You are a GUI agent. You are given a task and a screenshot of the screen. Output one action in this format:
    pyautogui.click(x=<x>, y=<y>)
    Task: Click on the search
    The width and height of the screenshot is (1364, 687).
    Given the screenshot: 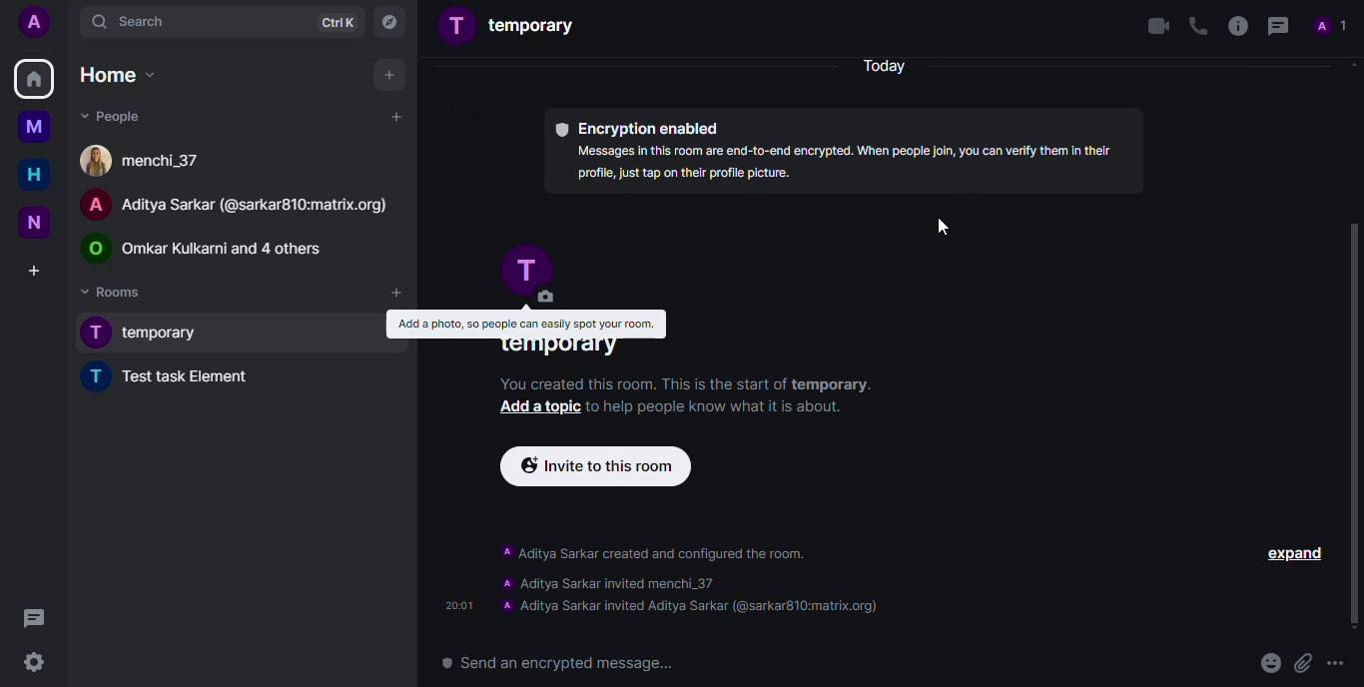 What is the action you would take?
    pyautogui.click(x=133, y=23)
    